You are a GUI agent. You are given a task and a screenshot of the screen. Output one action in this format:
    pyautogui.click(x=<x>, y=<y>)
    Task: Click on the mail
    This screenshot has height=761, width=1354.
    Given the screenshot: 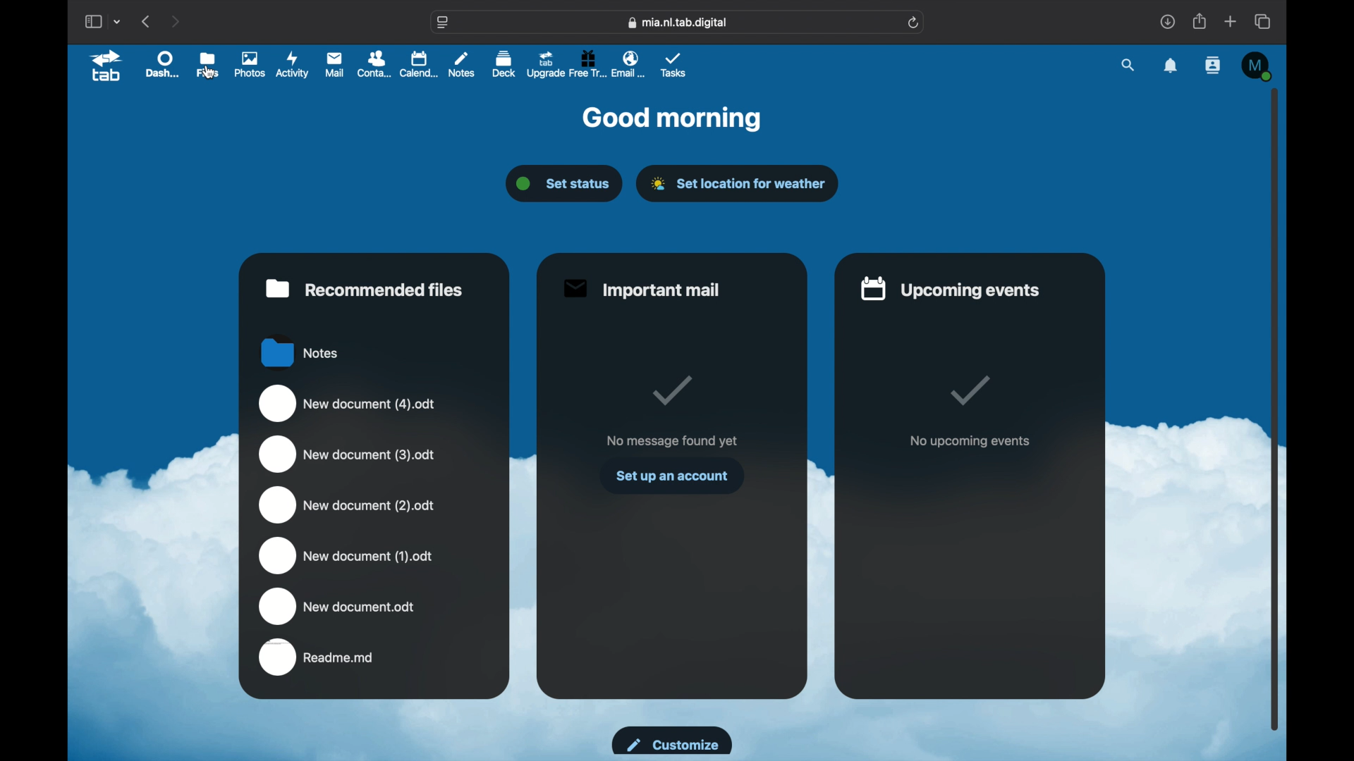 What is the action you would take?
    pyautogui.click(x=334, y=65)
    